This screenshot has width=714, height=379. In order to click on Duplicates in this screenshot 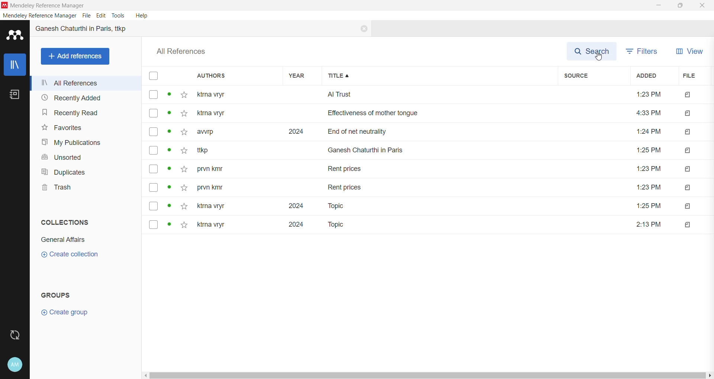, I will do `click(62, 172)`.